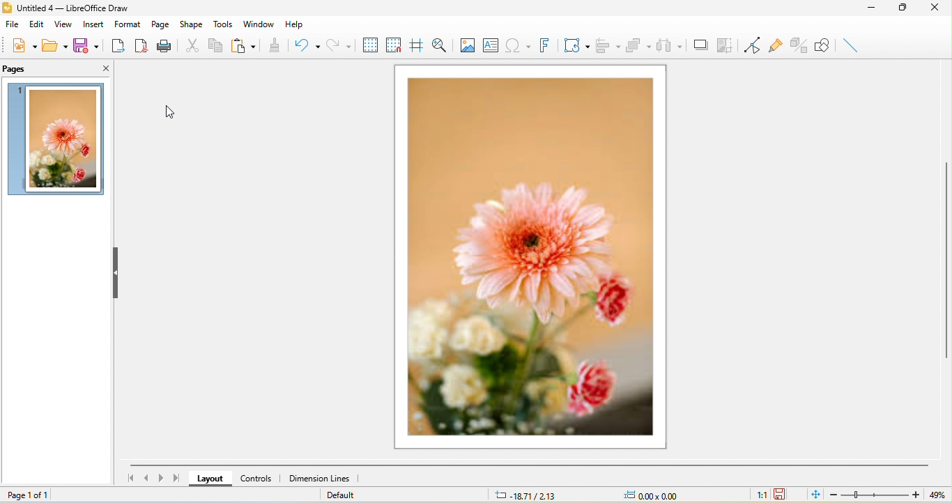 This screenshot has width=952, height=503. I want to click on last page, so click(178, 480).